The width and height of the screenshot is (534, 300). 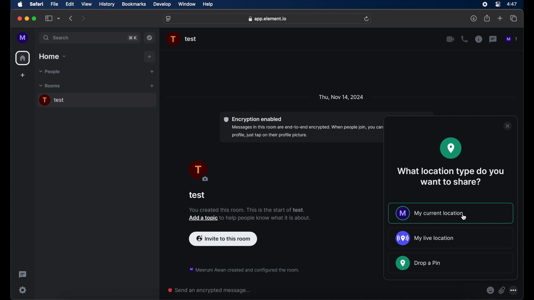 What do you see at coordinates (83, 18) in the screenshot?
I see `next` at bounding box center [83, 18].